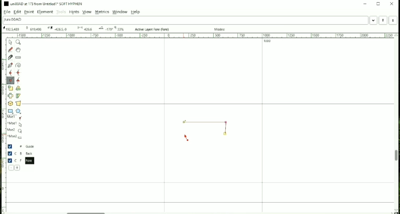 This screenshot has height=214, width=400. What do you see at coordinates (33, 29) in the screenshot?
I see `173 Oxad U+00AD "uni00AD" SOFT HYPHEN` at bounding box center [33, 29].